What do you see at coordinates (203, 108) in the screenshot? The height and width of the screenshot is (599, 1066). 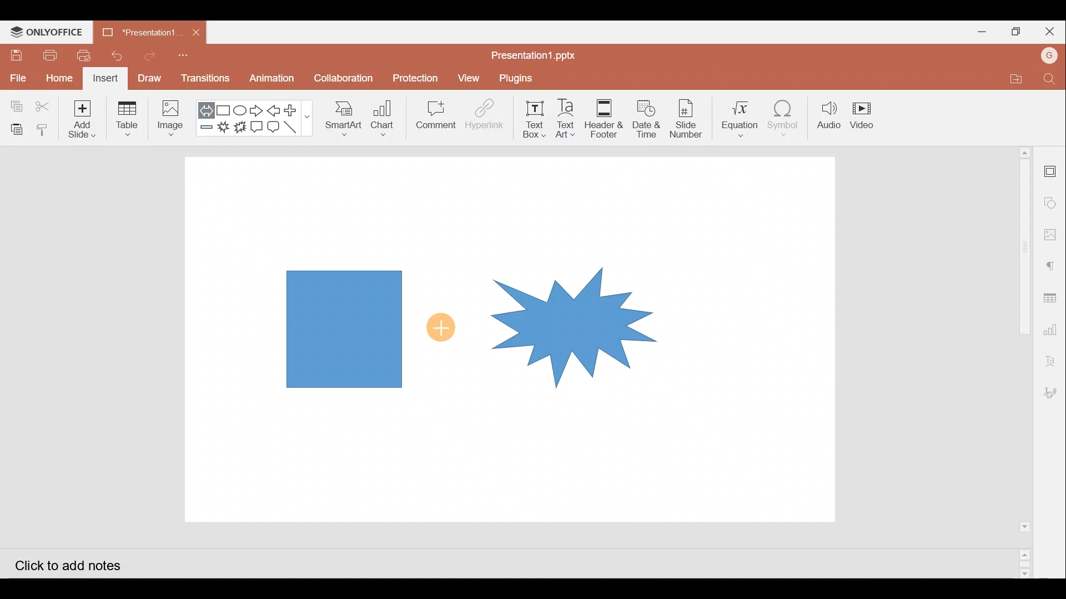 I see `Left right arrow` at bounding box center [203, 108].